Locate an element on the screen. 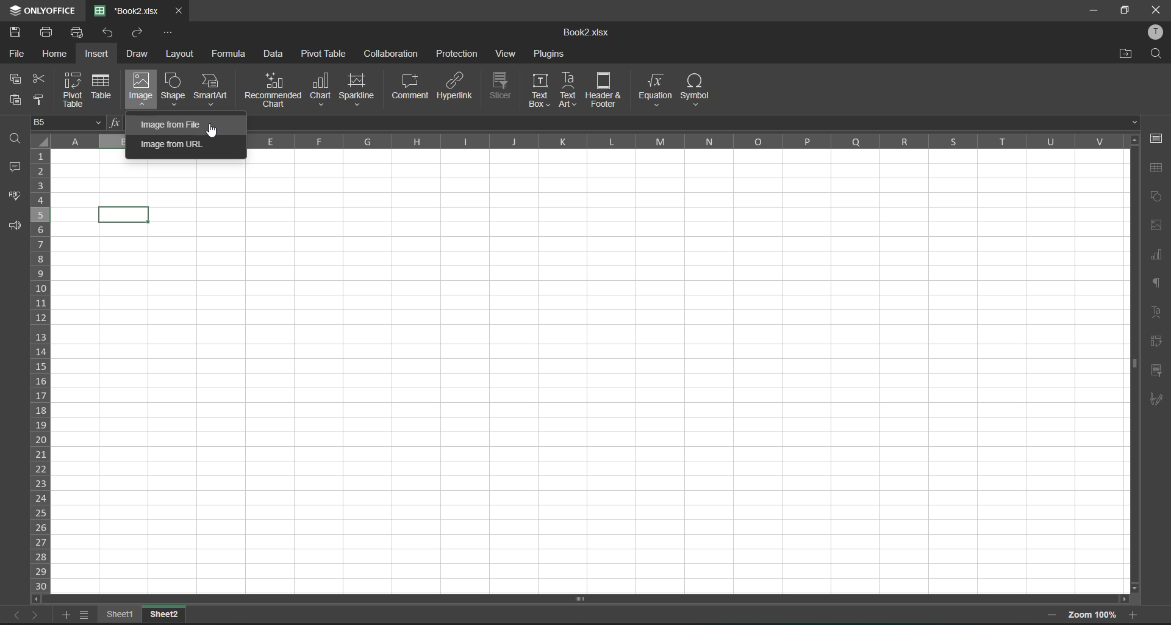 This screenshot has height=625, width=1171. view is located at coordinates (509, 56).